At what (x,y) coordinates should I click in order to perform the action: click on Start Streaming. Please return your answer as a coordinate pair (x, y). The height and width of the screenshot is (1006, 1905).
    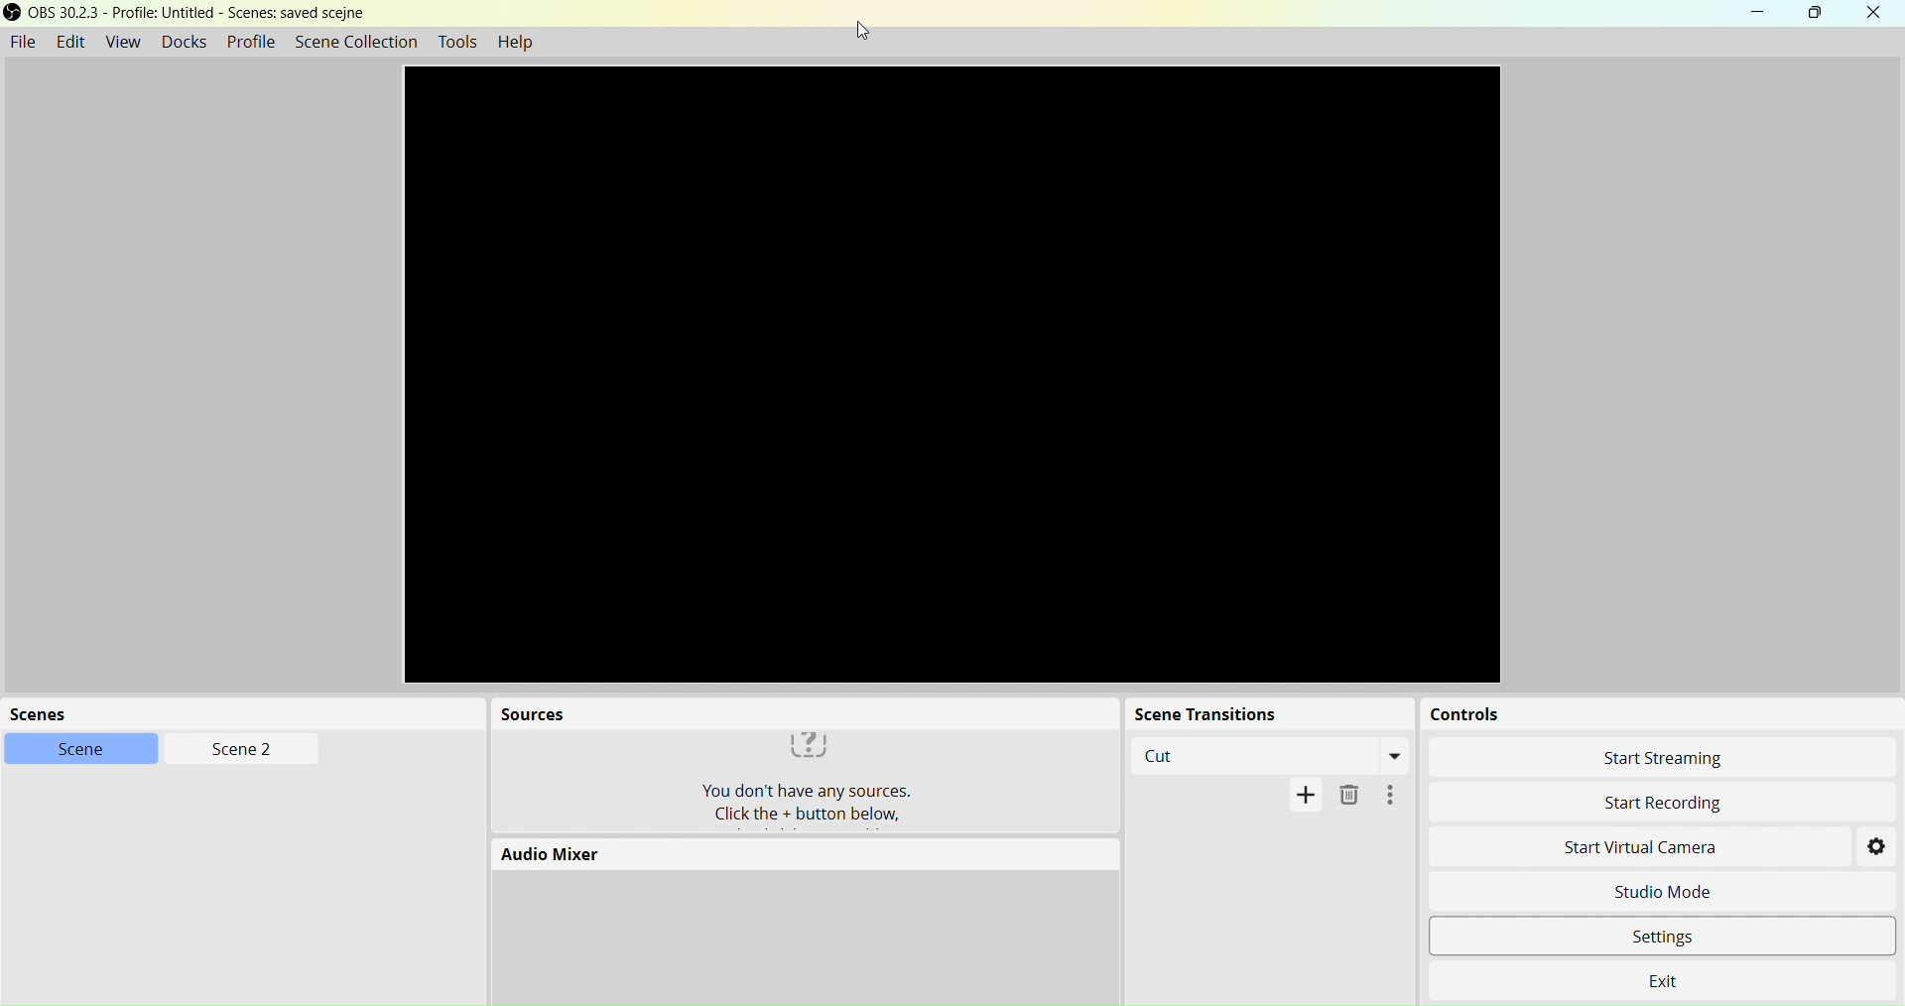
    Looking at the image, I should click on (1657, 760).